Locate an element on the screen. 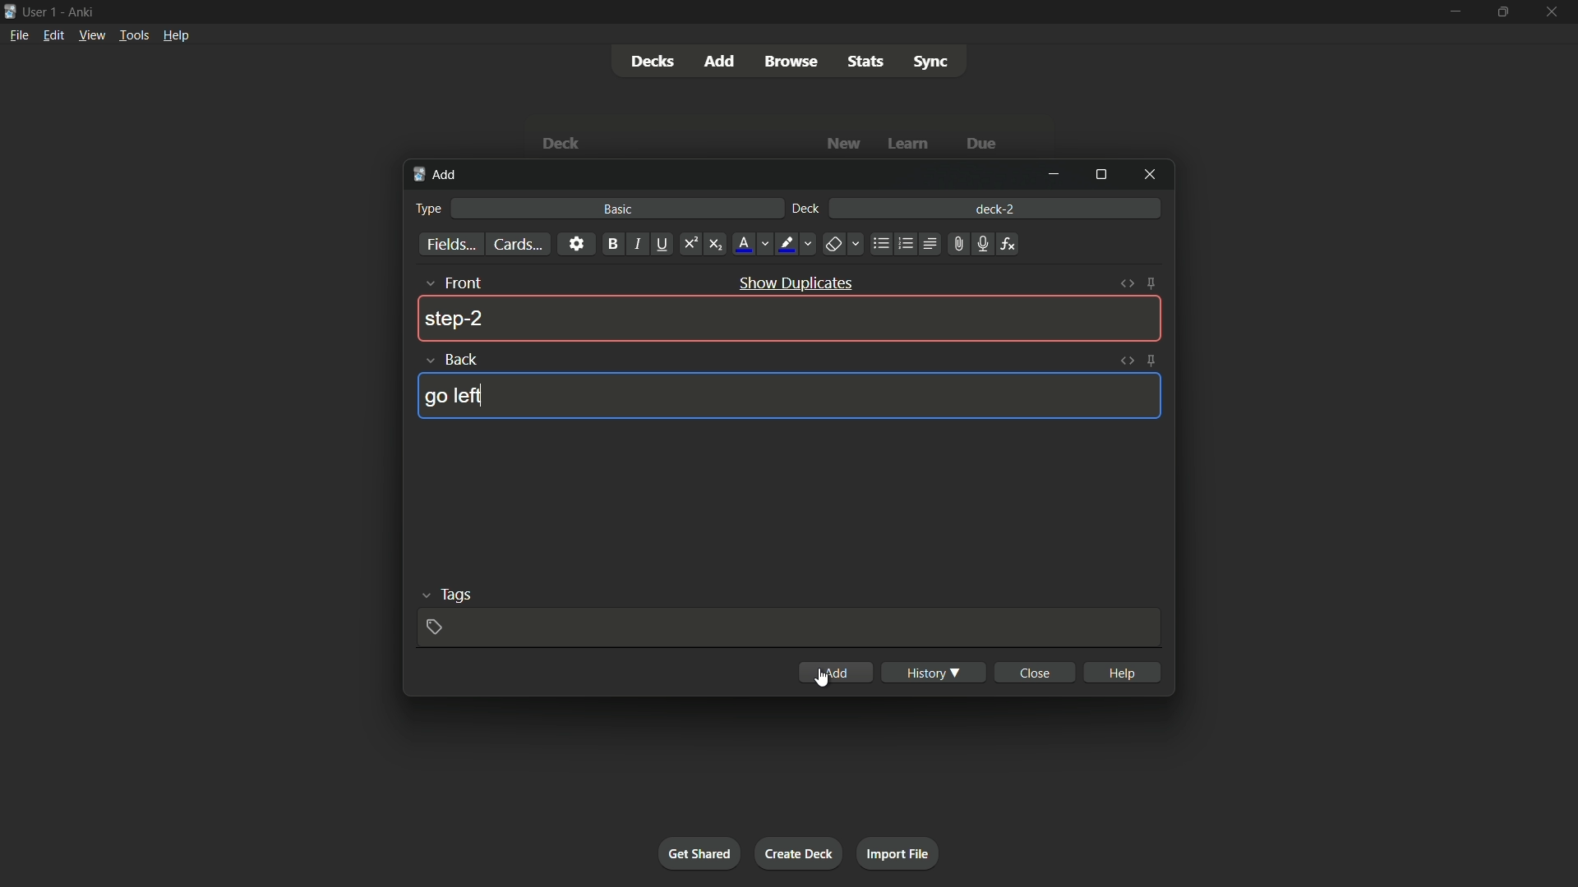 The height and width of the screenshot is (887, 1578). superscript is located at coordinates (690, 245).